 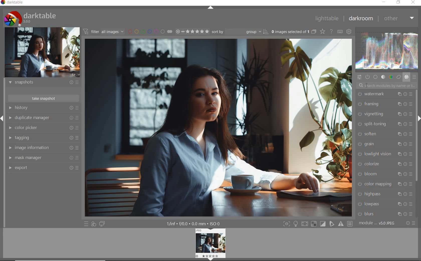 What do you see at coordinates (340, 31) in the screenshot?
I see `set keyboard shortcuts` at bounding box center [340, 31].